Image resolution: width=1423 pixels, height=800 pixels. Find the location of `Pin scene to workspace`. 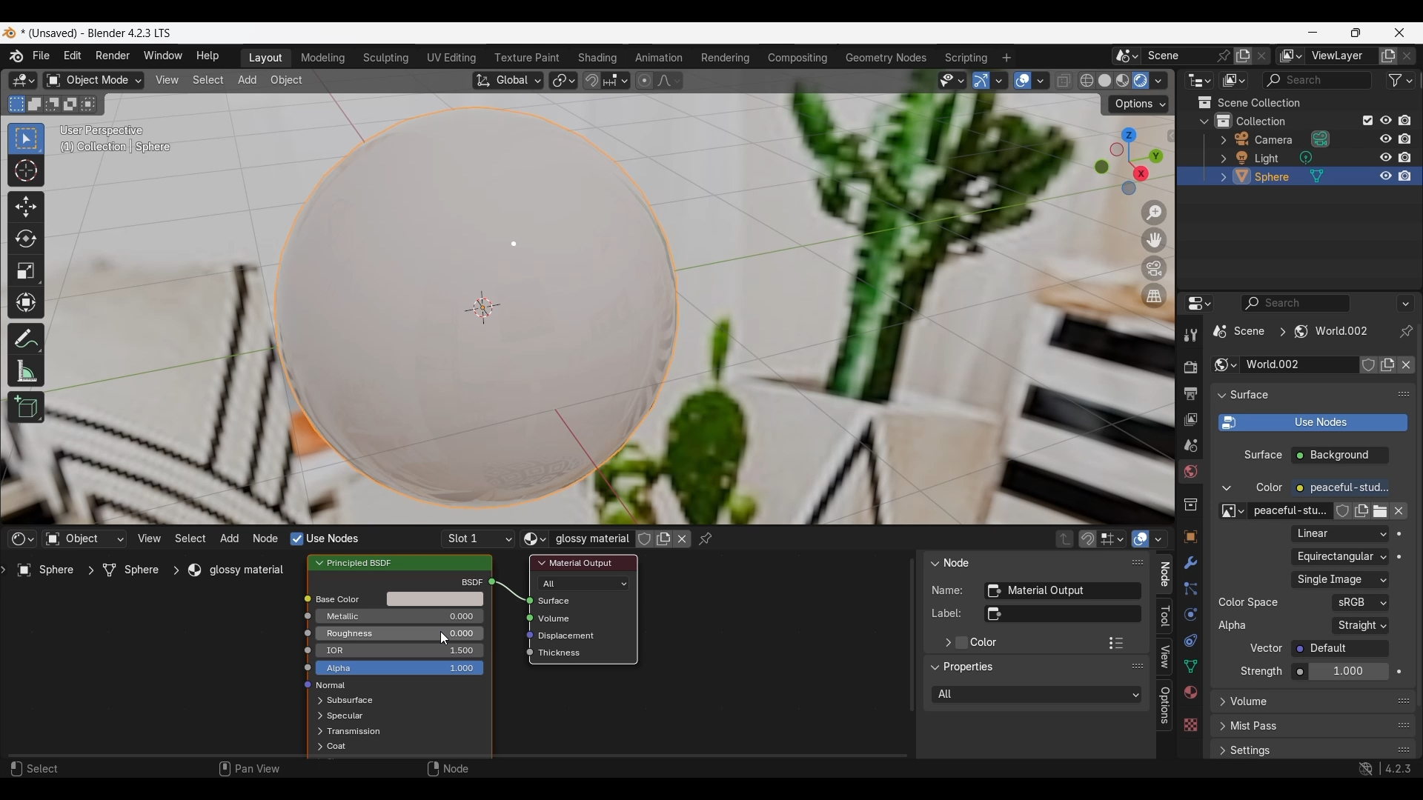

Pin scene to workspace is located at coordinates (1223, 56).